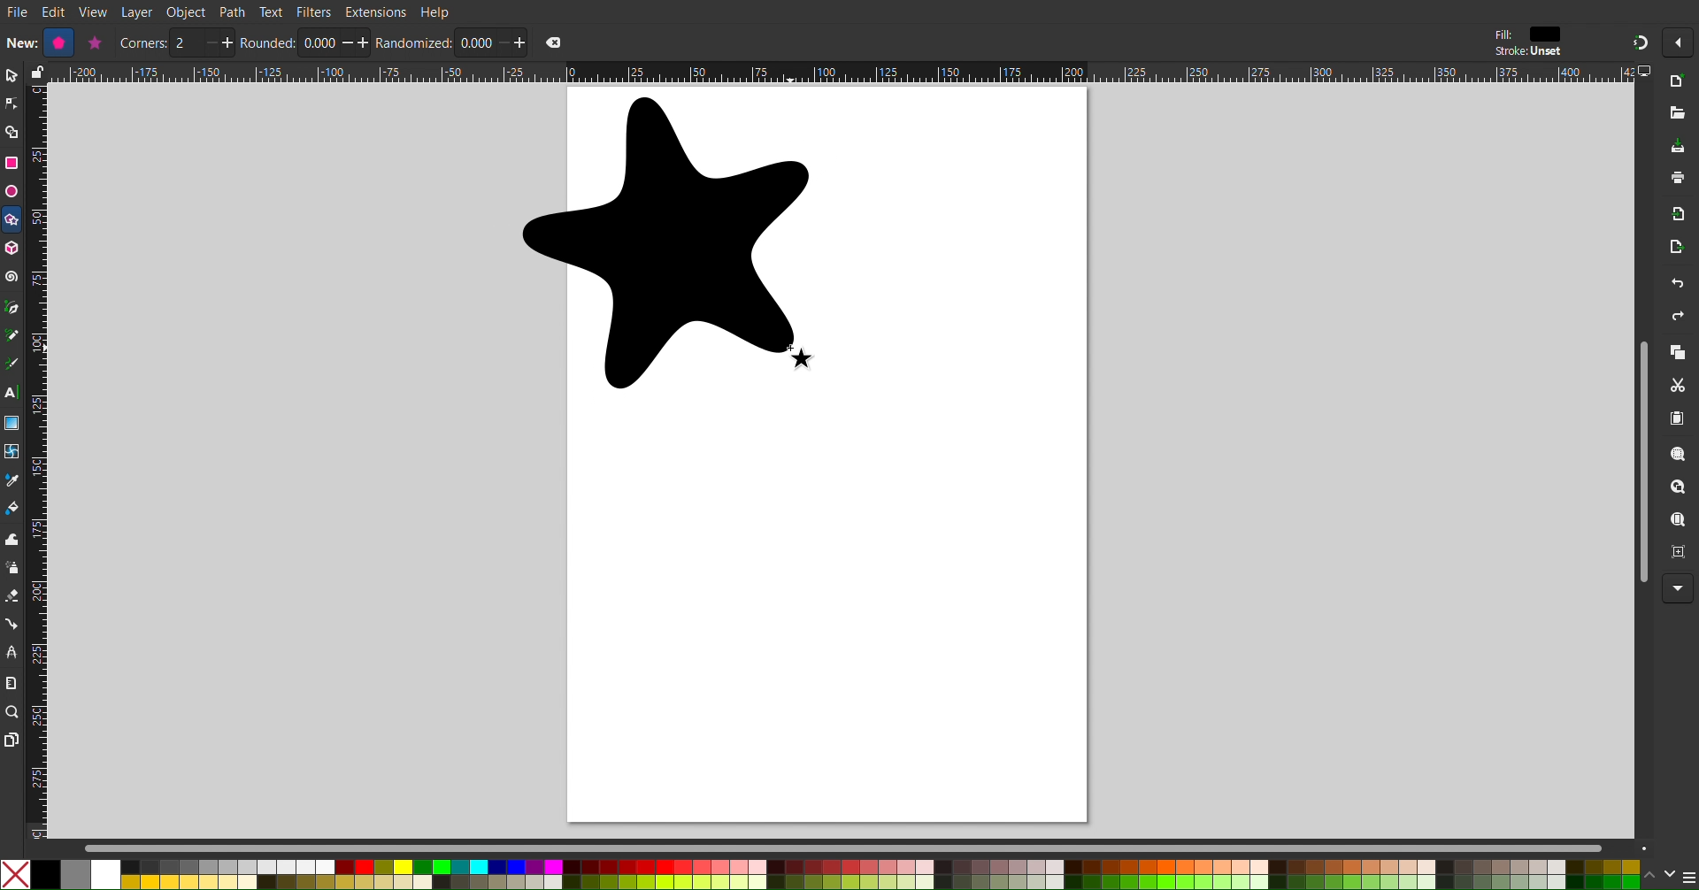 This screenshot has height=890, width=1699. Describe the element at coordinates (12, 337) in the screenshot. I see `Pencil Tool` at that location.